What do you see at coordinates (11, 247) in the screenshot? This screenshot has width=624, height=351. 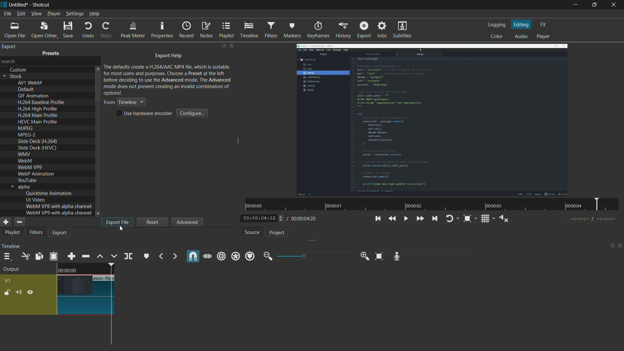 I see `timeline` at bounding box center [11, 247].